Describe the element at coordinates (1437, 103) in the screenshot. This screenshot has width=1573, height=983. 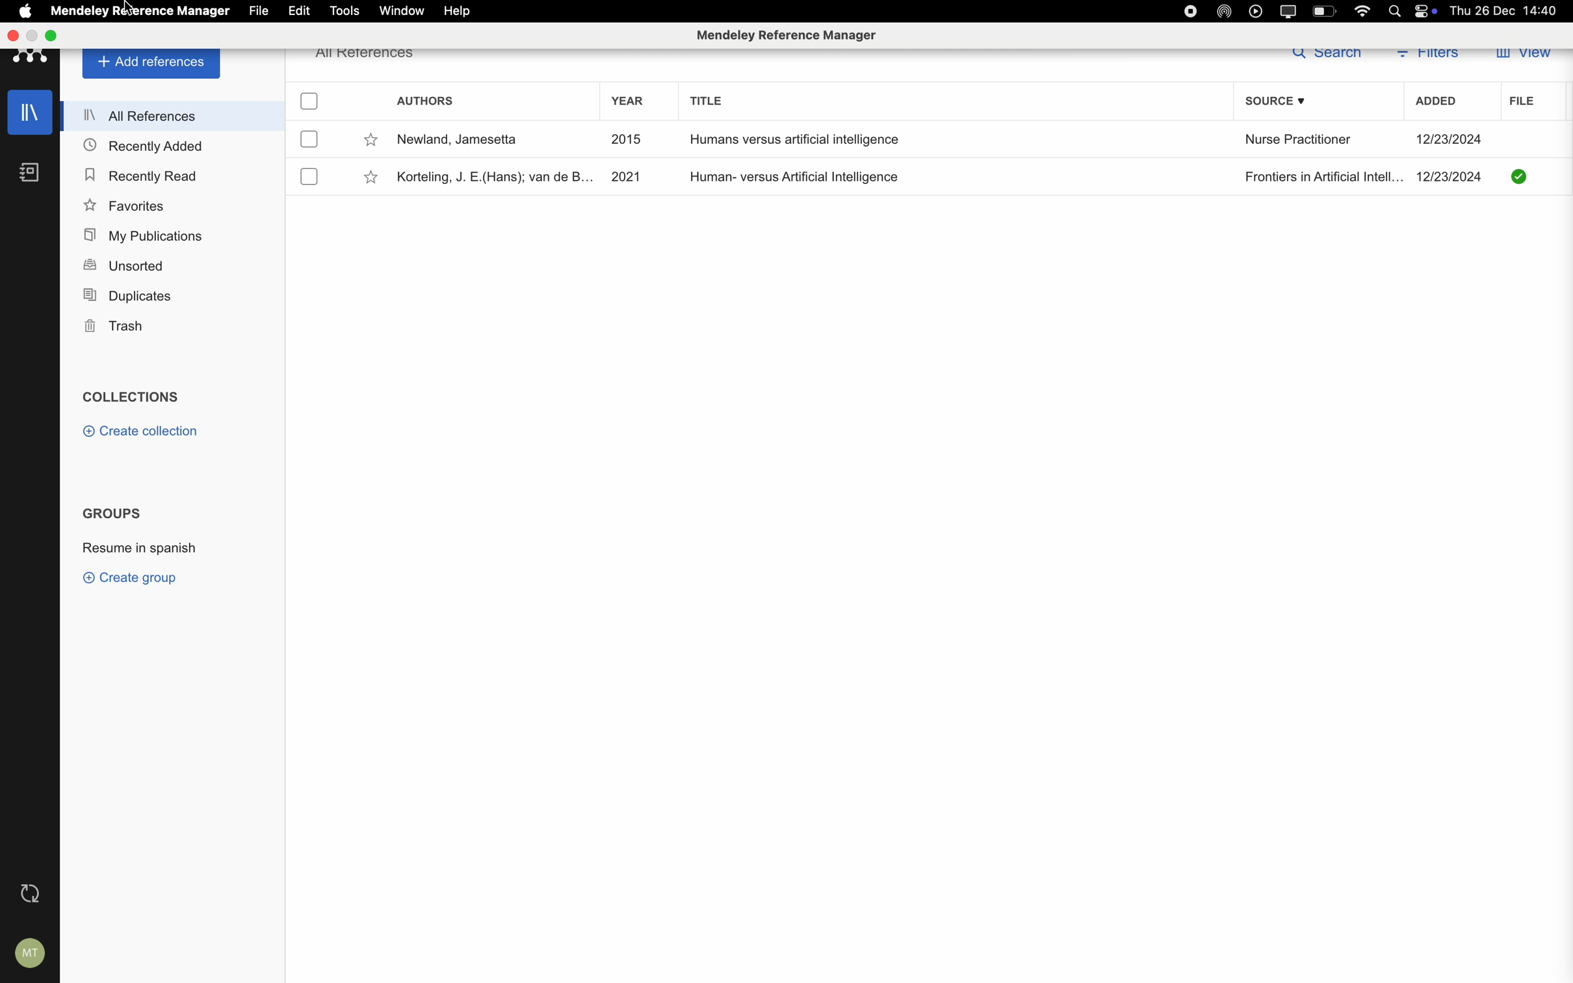
I see `added` at that location.